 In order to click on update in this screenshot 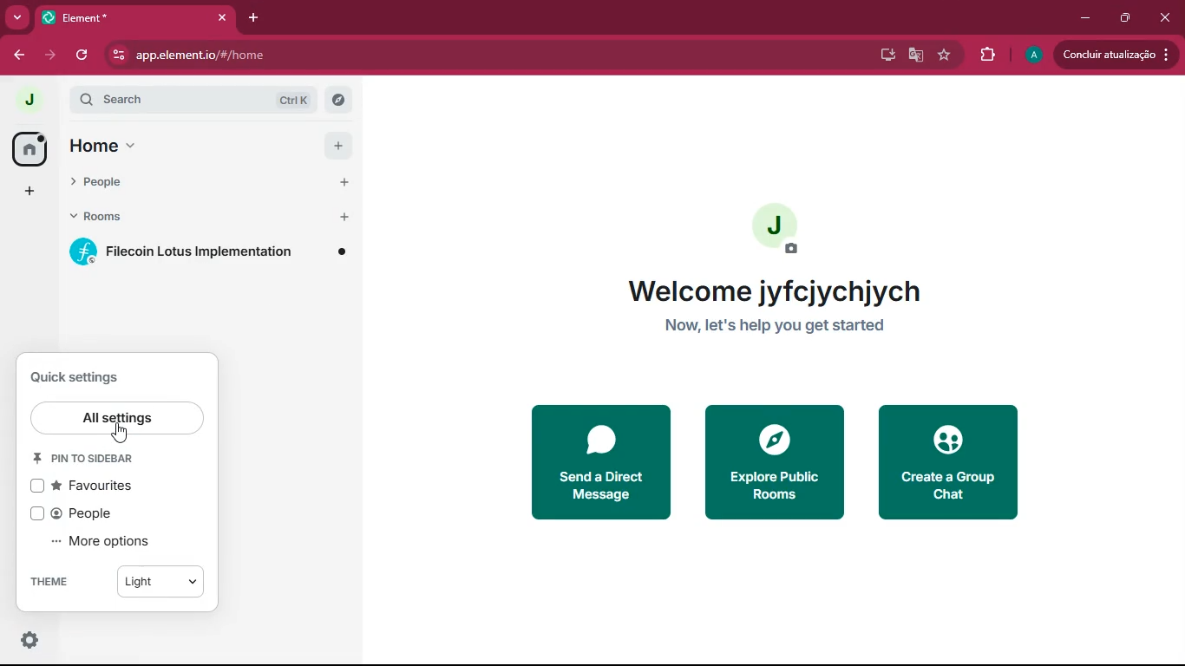, I will do `click(1116, 53)`.